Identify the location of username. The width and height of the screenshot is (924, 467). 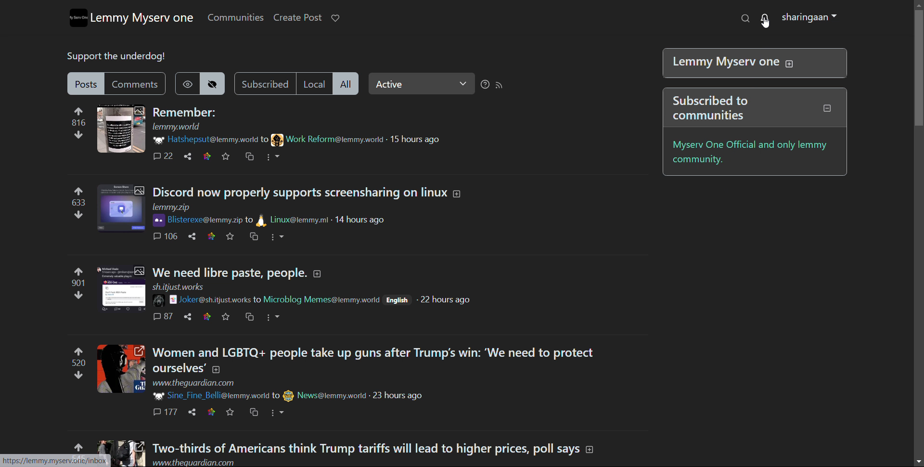
(202, 300).